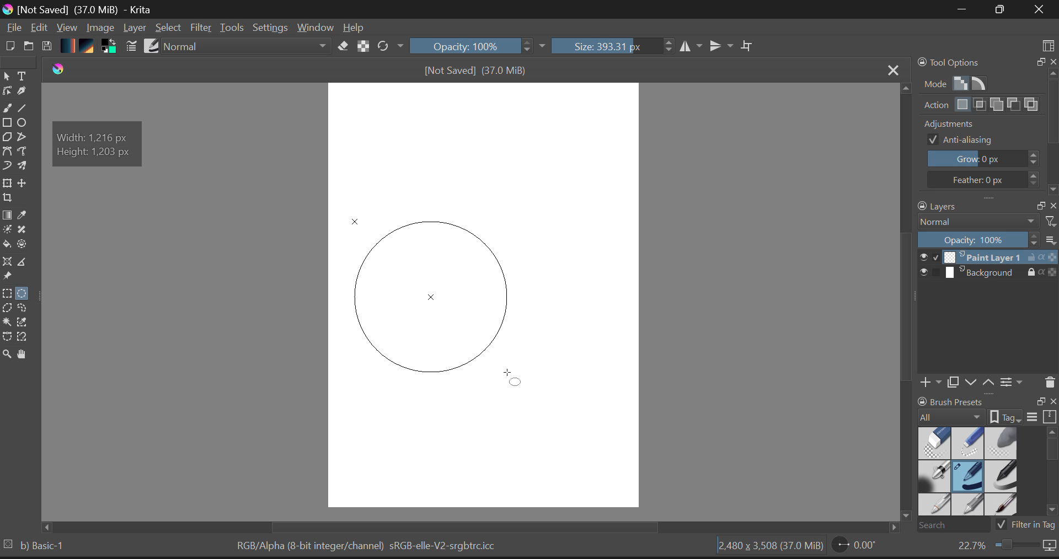 The image size is (1059, 559). I want to click on Color Information, so click(370, 547).